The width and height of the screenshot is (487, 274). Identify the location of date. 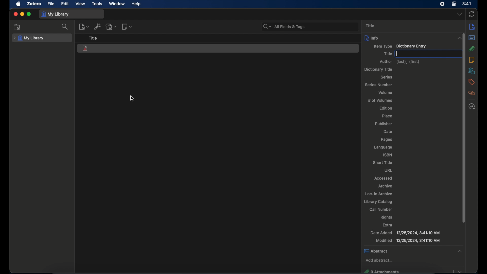
(389, 132).